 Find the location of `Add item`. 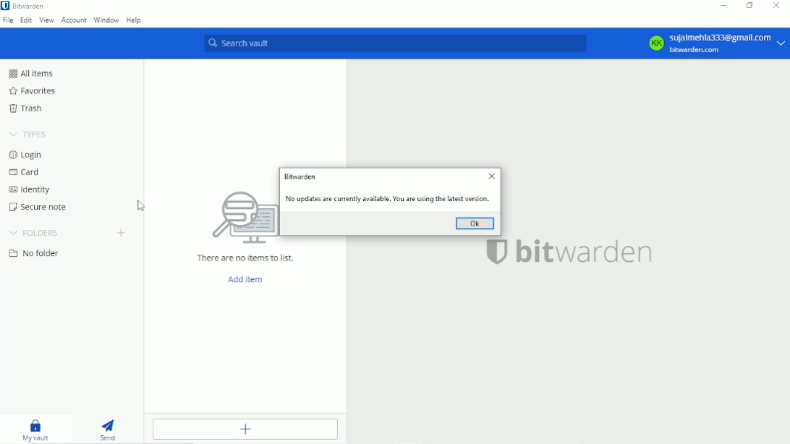

Add item is located at coordinates (247, 429).